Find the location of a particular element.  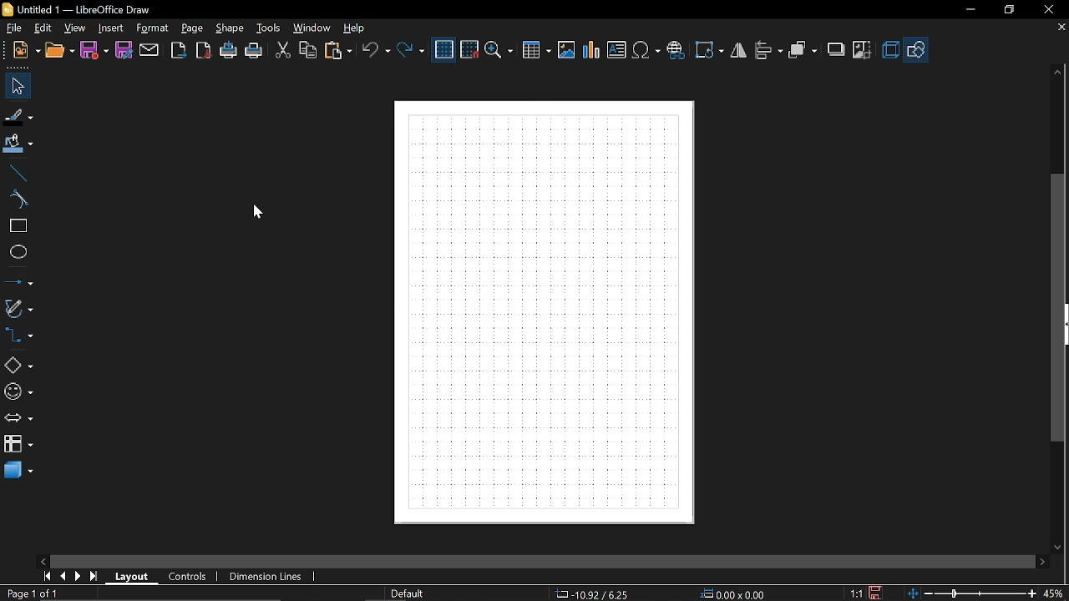

Insert symbol is located at coordinates (646, 49).